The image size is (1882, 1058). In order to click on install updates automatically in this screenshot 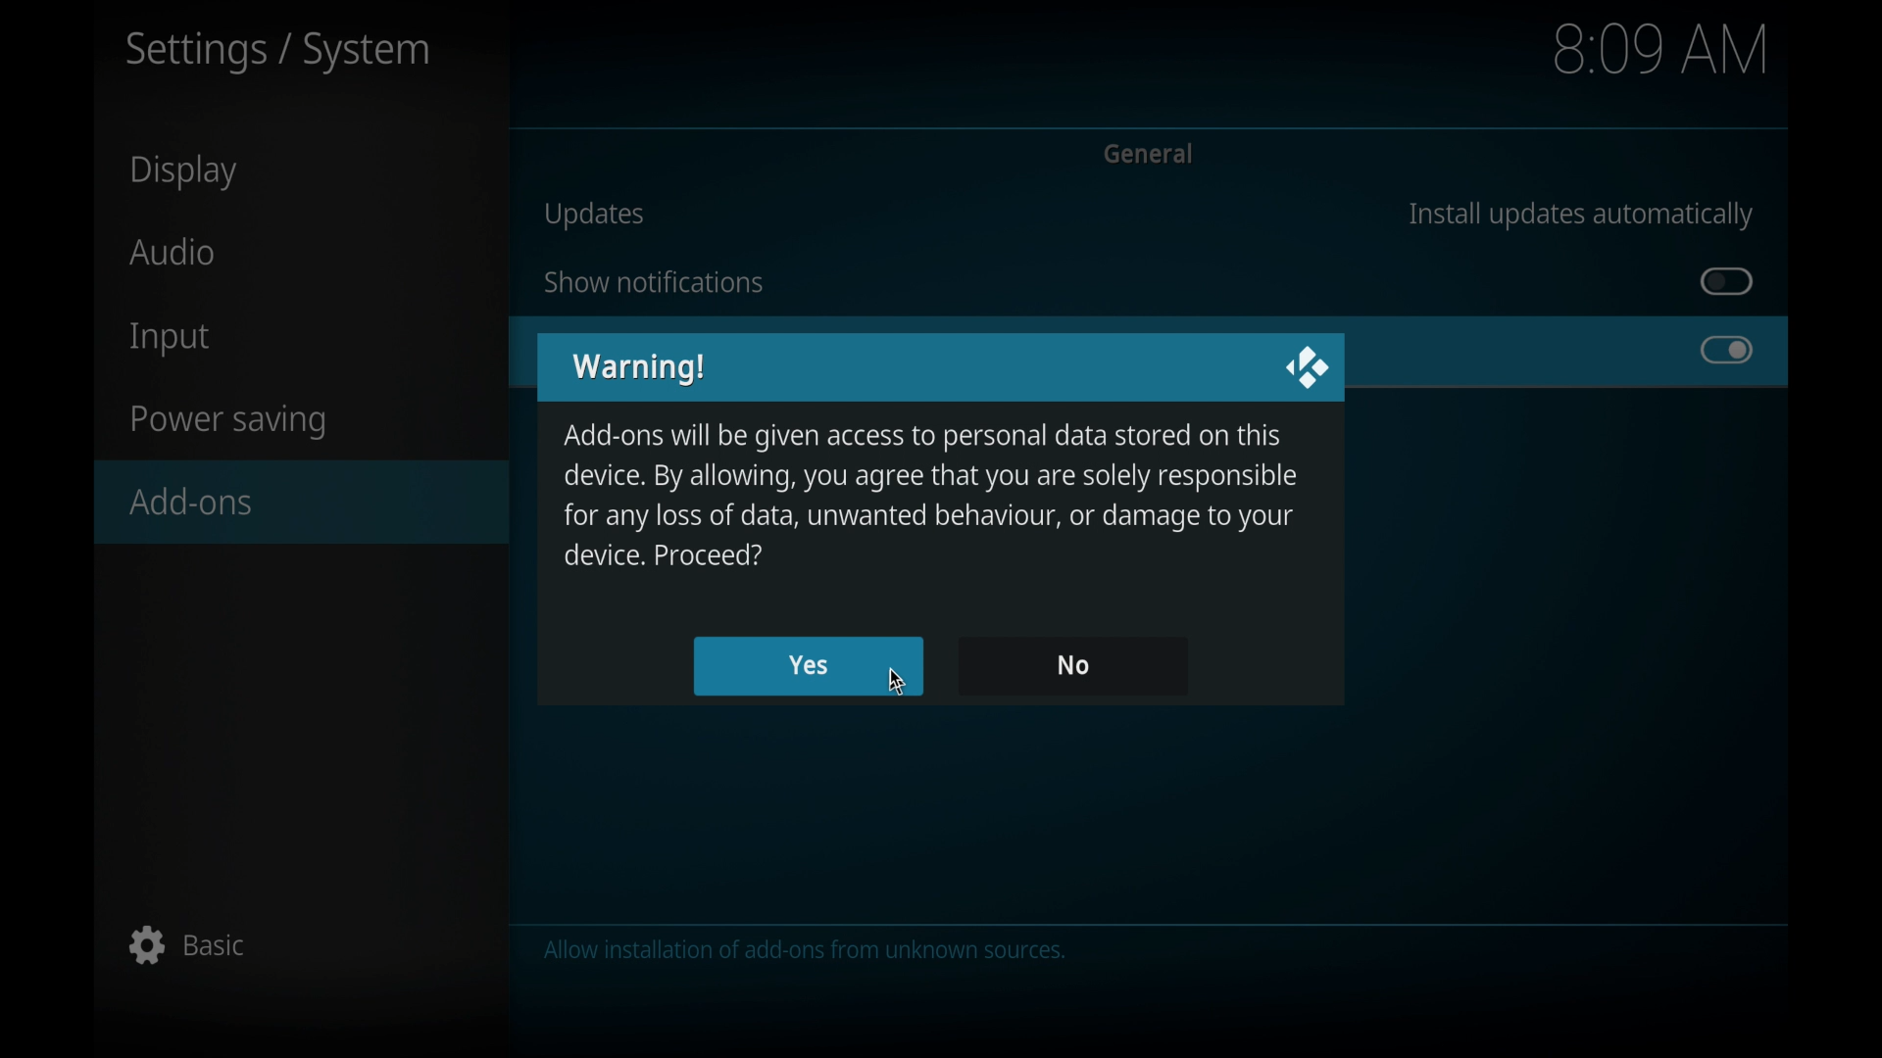, I will do `click(1580, 215)`.